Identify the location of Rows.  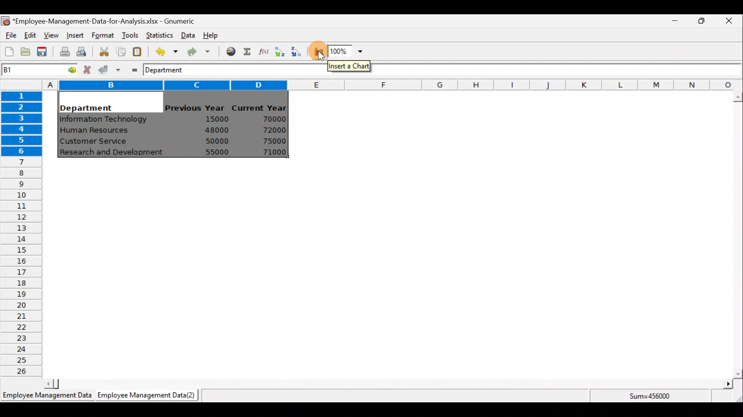
(22, 232).